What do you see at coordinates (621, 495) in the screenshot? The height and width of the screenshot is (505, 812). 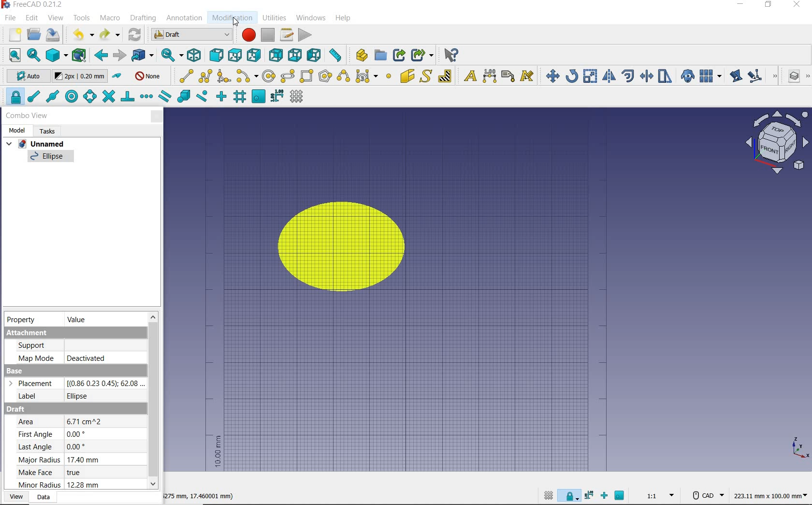 I see `snap working plane` at bounding box center [621, 495].